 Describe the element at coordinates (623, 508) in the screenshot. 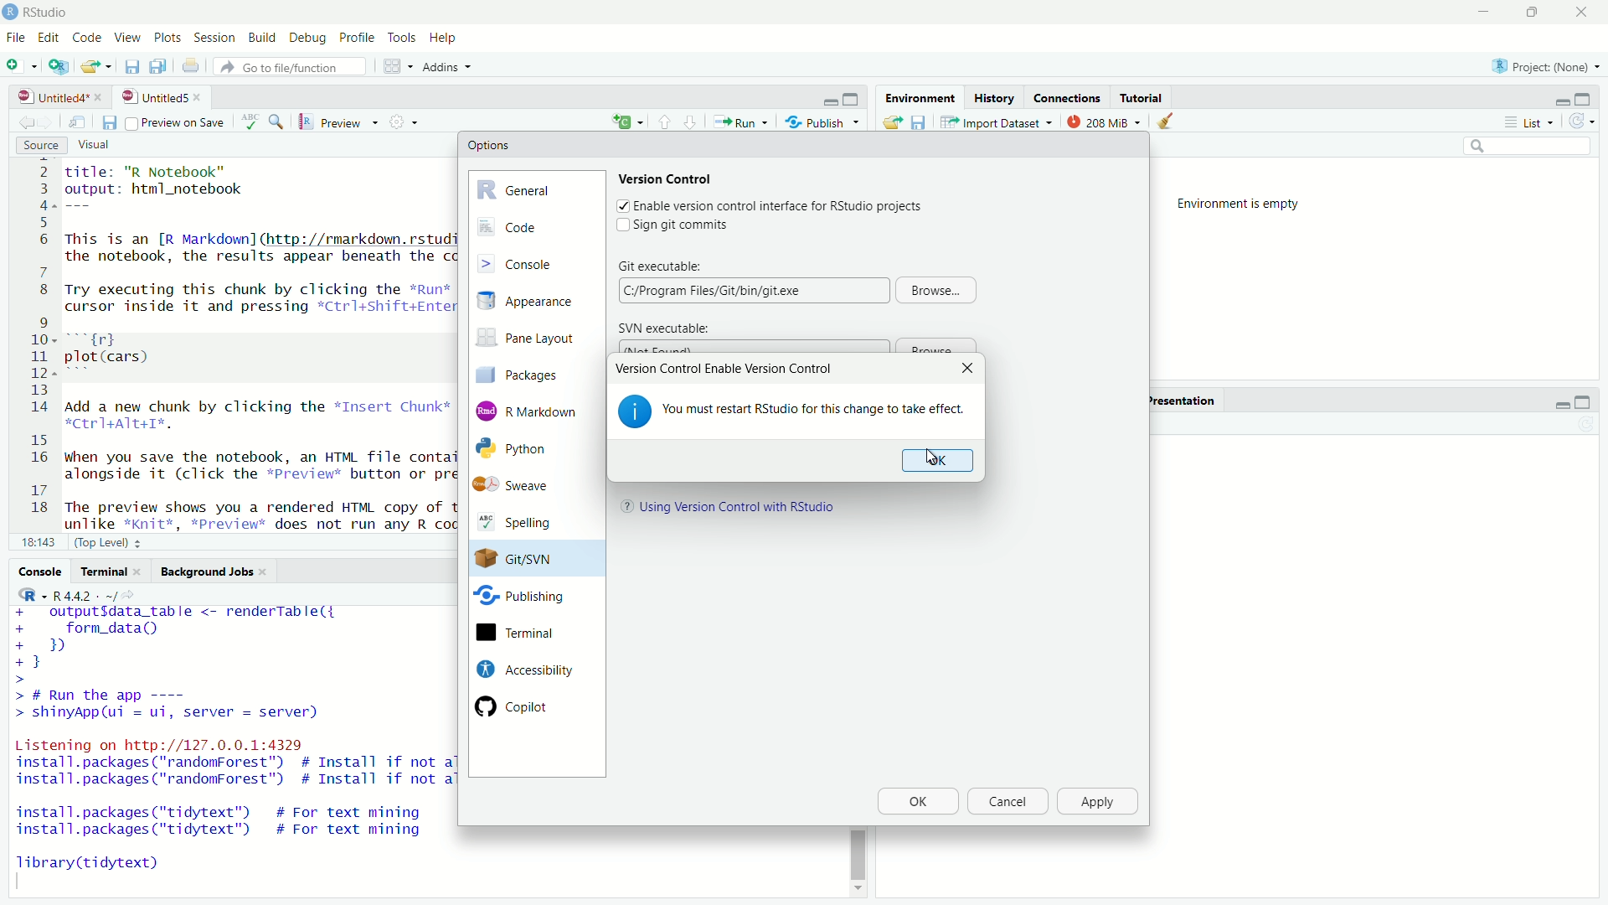

I see `?` at that location.